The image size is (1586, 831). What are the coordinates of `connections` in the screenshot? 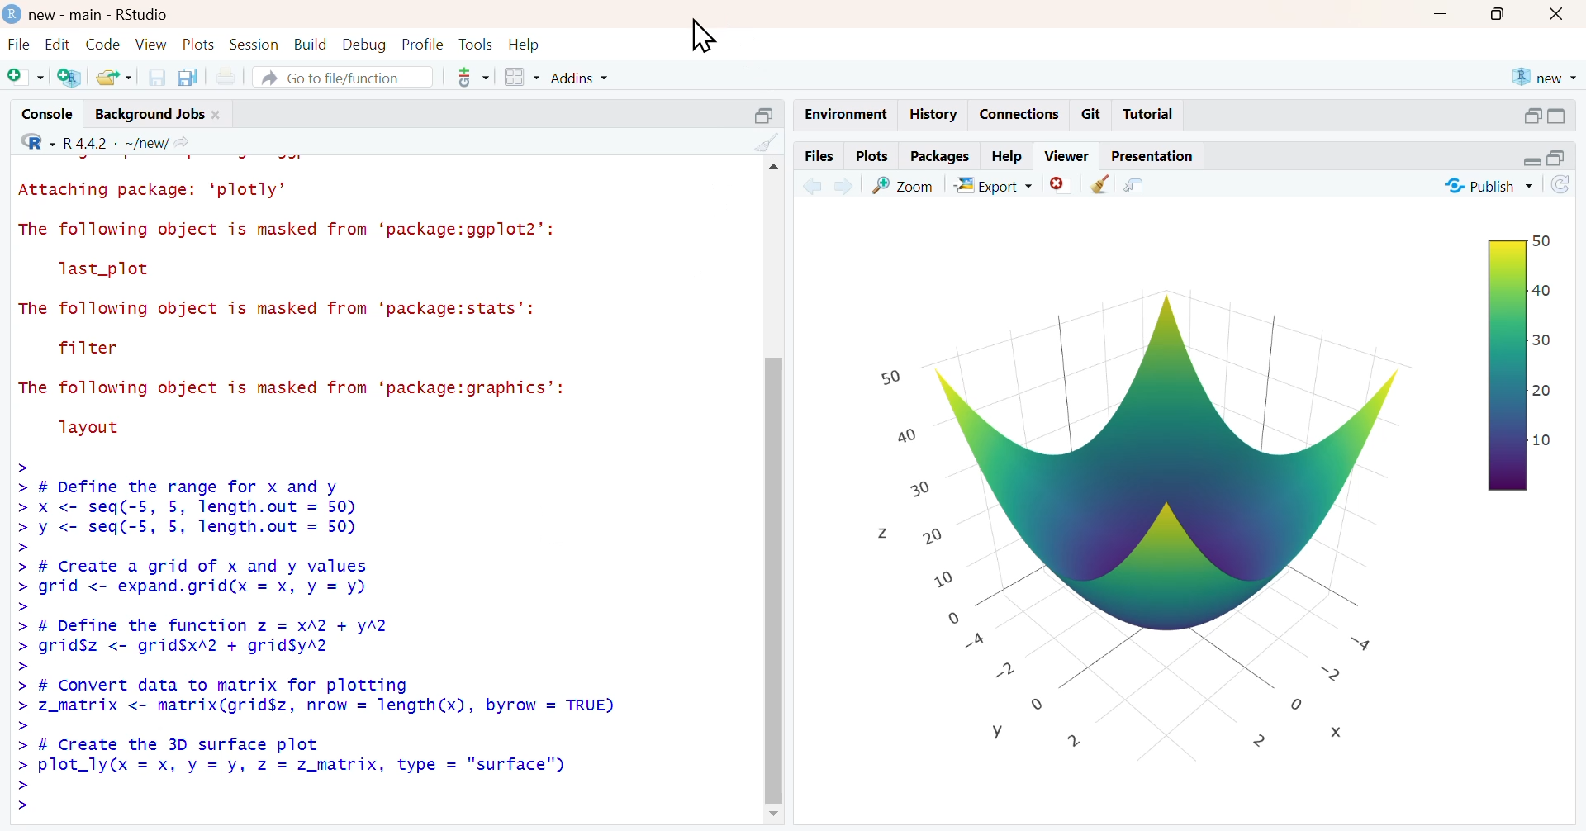 It's located at (1019, 114).